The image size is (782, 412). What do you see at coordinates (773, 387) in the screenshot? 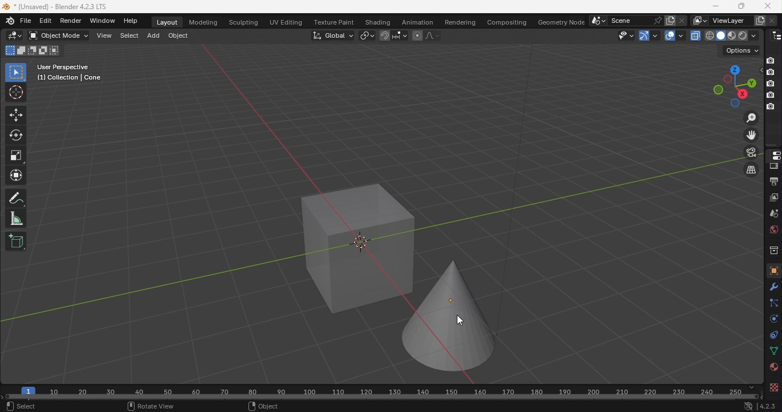
I see `Texture` at bounding box center [773, 387].